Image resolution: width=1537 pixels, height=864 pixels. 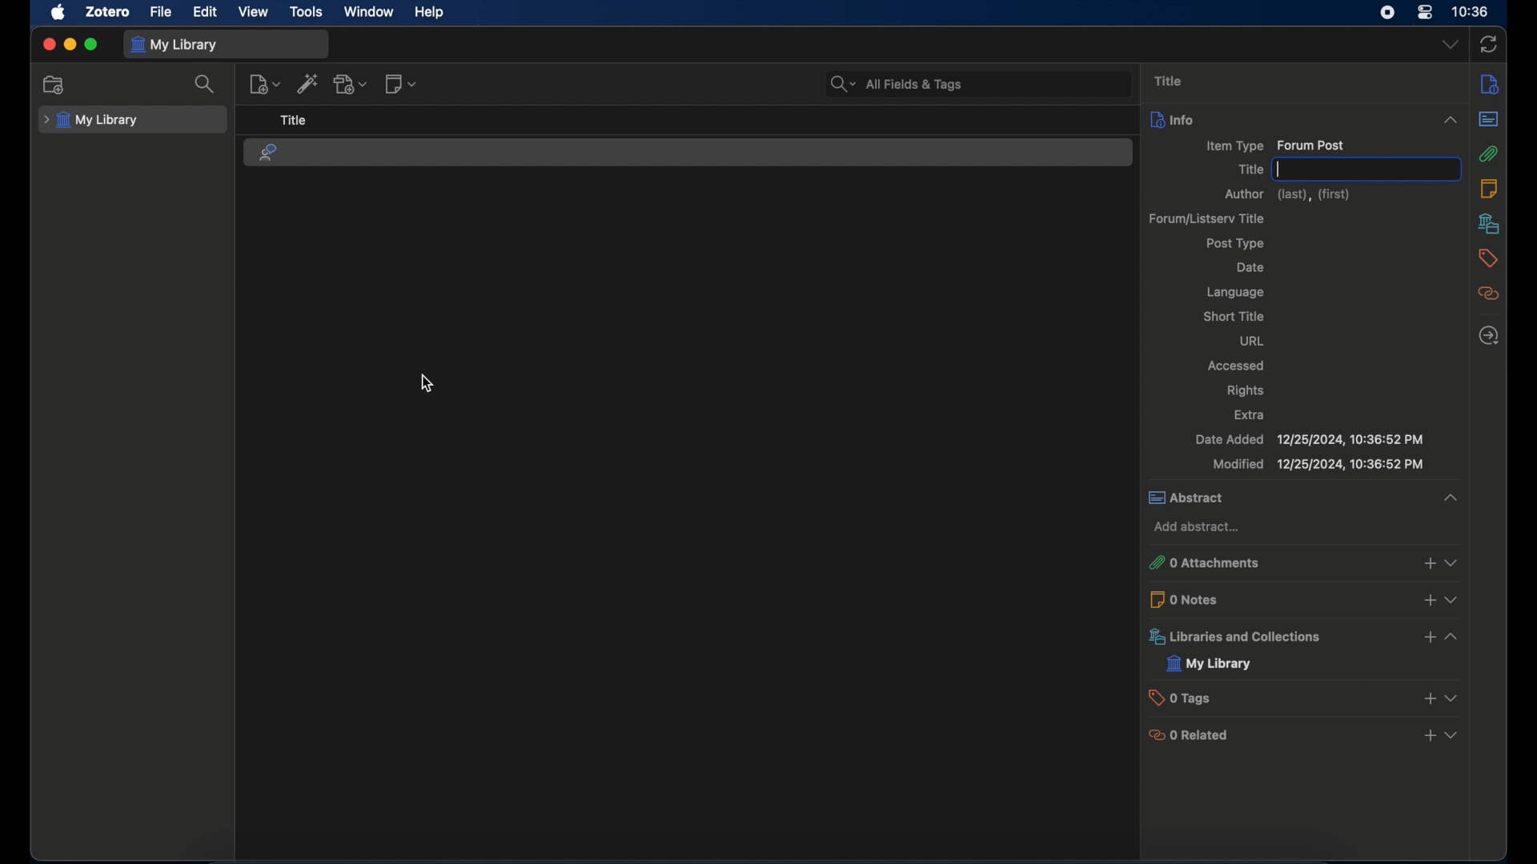 I want to click on dropdown, so click(x=1449, y=45).